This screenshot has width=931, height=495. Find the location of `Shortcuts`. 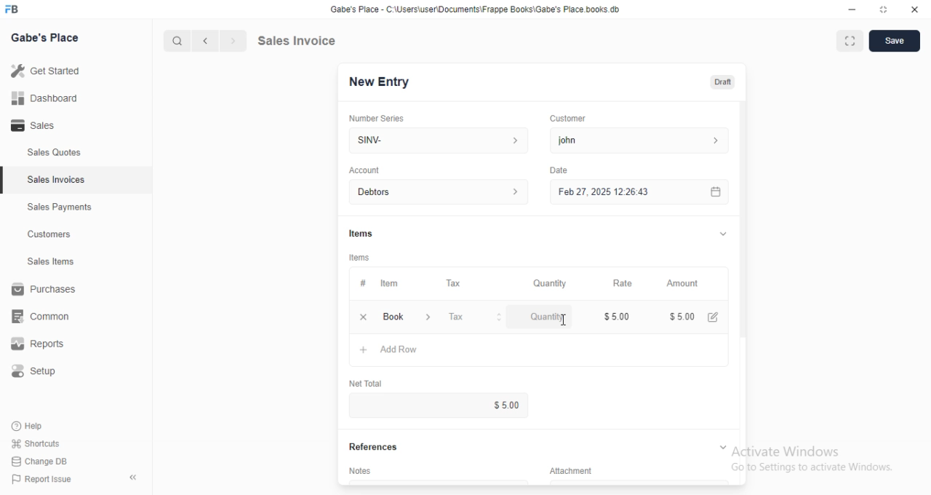

Shortcuts is located at coordinates (36, 444).